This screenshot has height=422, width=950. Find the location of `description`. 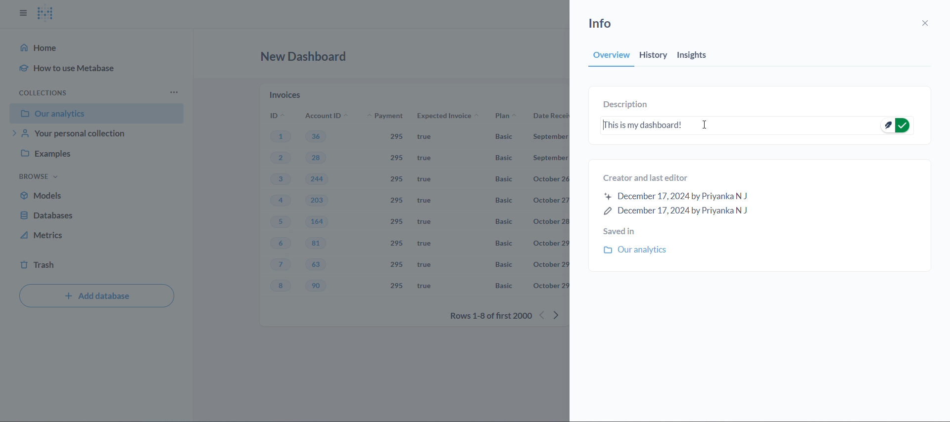

description is located at coordinates (627, 105).